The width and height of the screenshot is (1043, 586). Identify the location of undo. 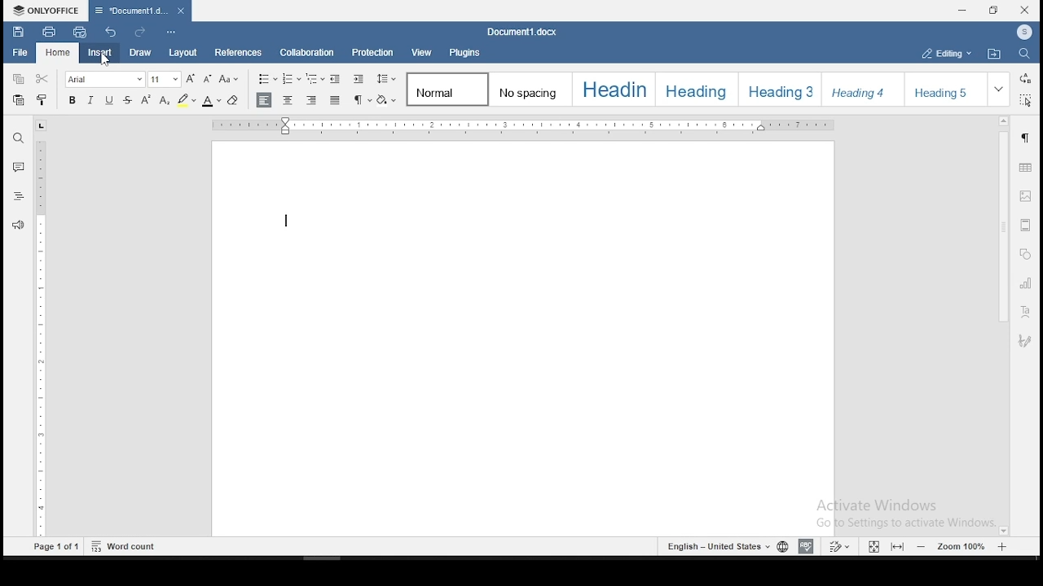
(113, 33).